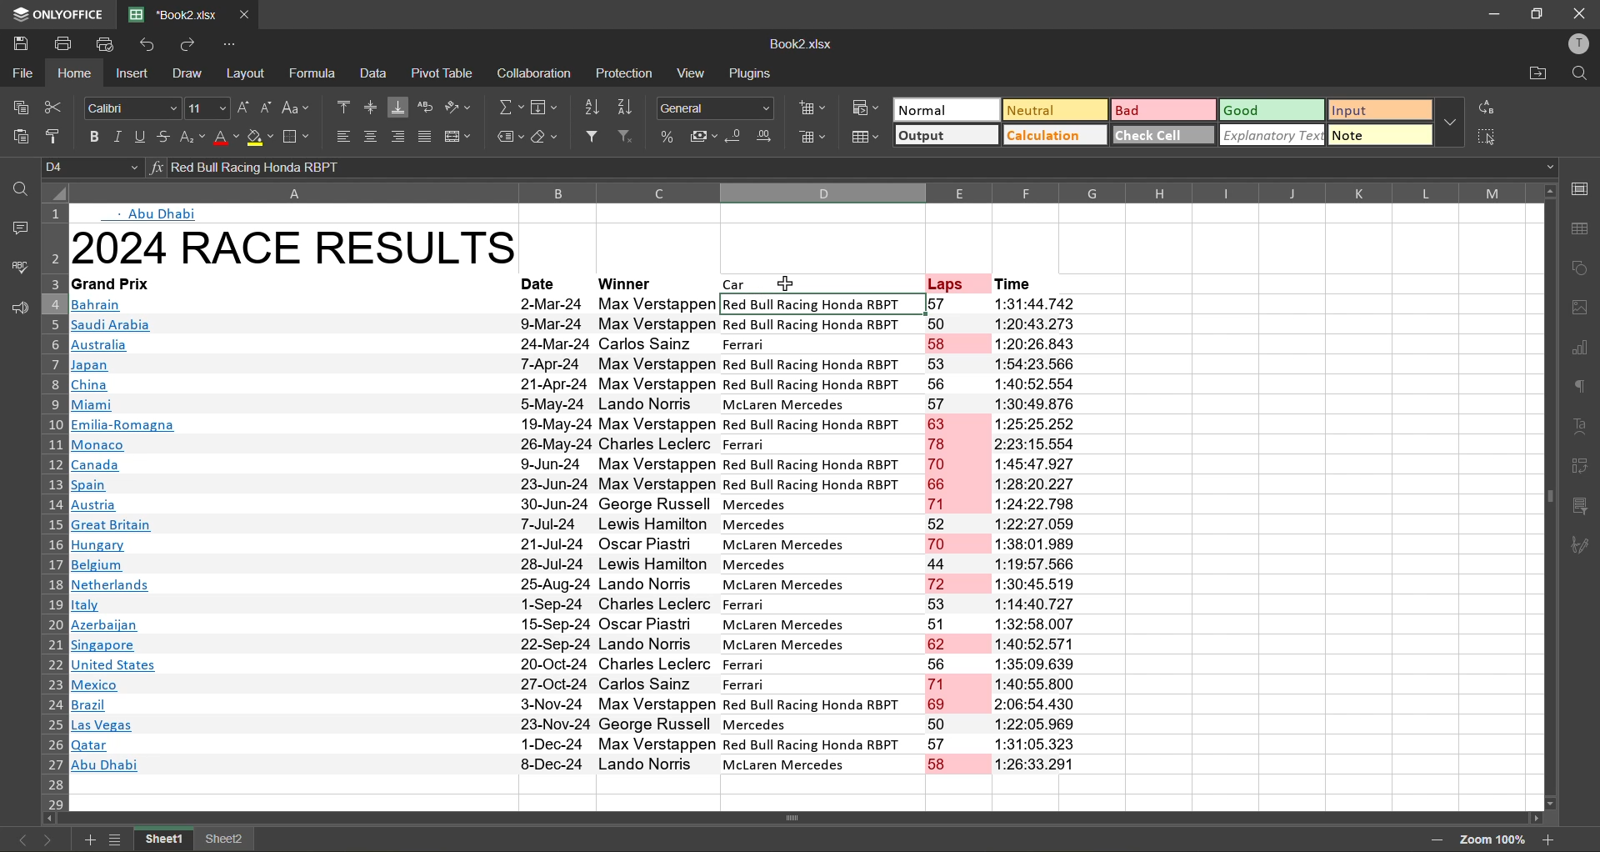 The height and width of the screenshot is (852, 1600). Describe the element at coordinates (940, 137) in the screenshot. I see `output` at that location.